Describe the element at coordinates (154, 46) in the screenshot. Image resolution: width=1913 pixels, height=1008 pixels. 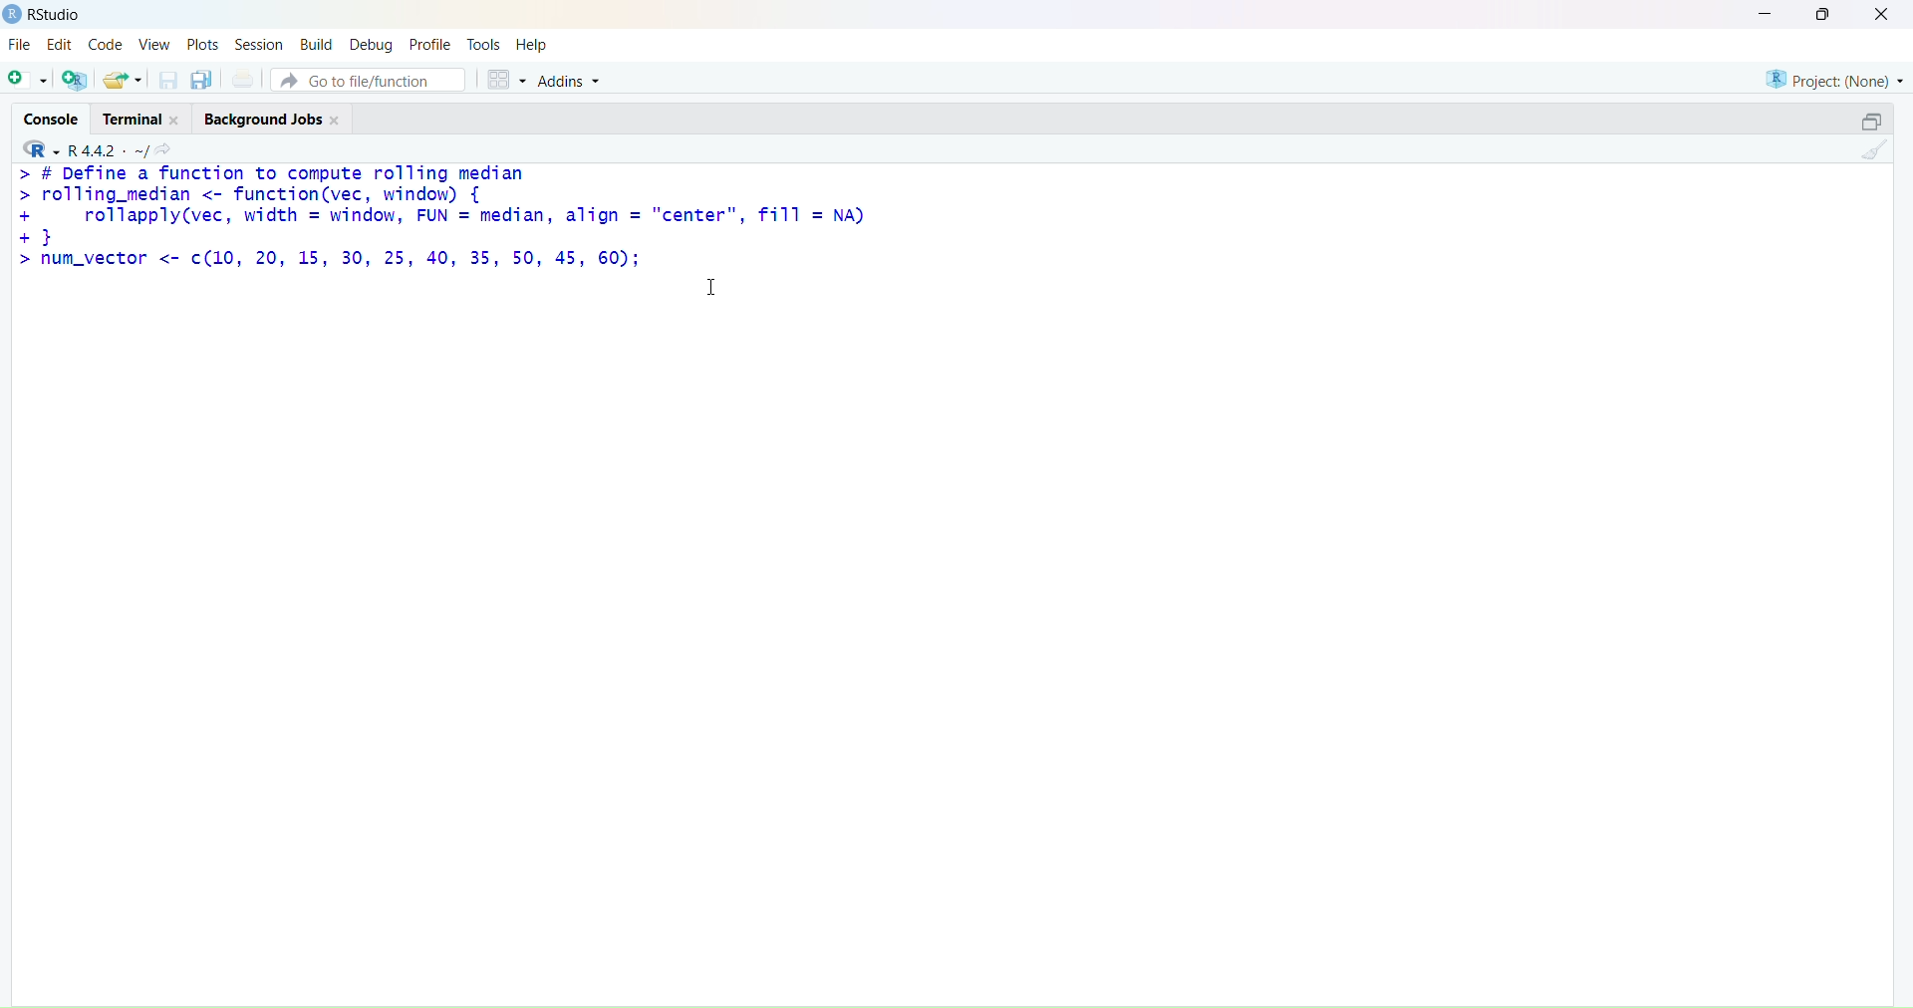
I see `view` at that location.